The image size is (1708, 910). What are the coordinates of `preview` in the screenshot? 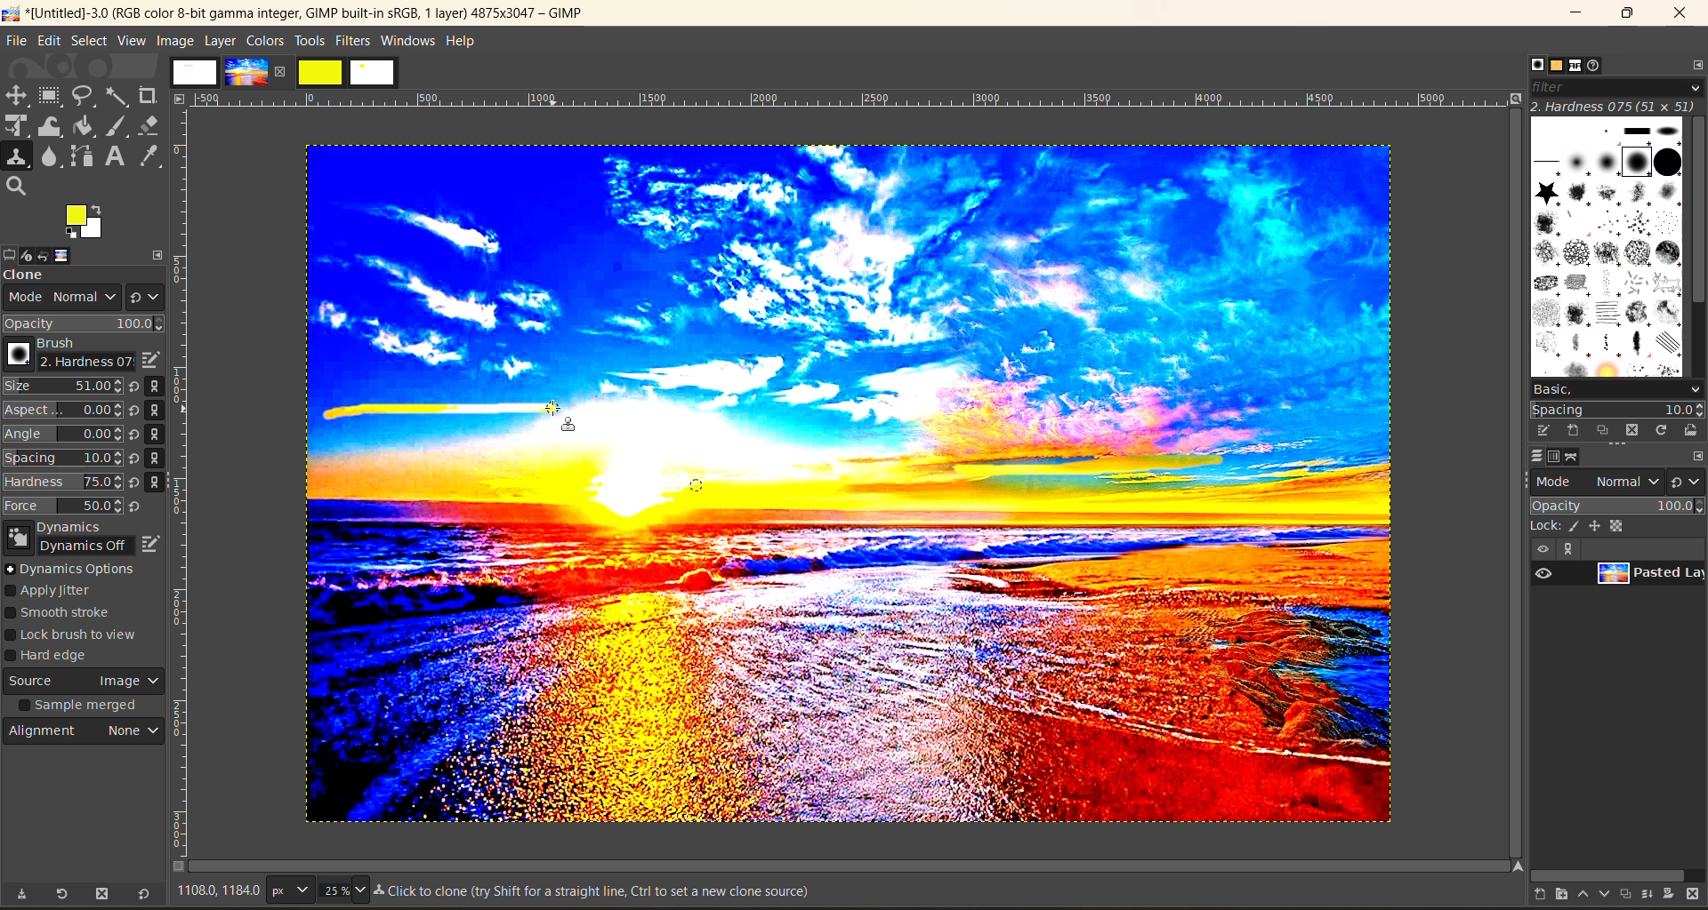 It's located at (1546, 574).